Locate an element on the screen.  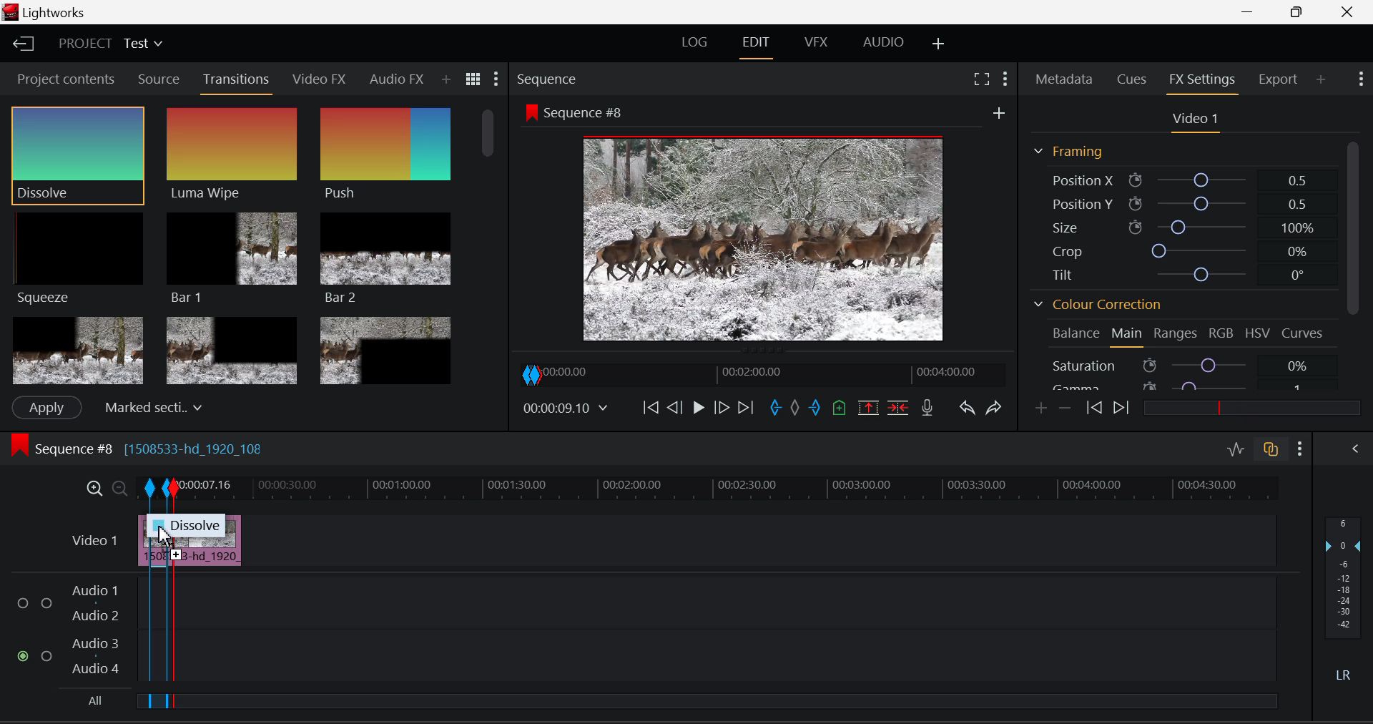
Record Voiceover is located at coordinates (928, 408).